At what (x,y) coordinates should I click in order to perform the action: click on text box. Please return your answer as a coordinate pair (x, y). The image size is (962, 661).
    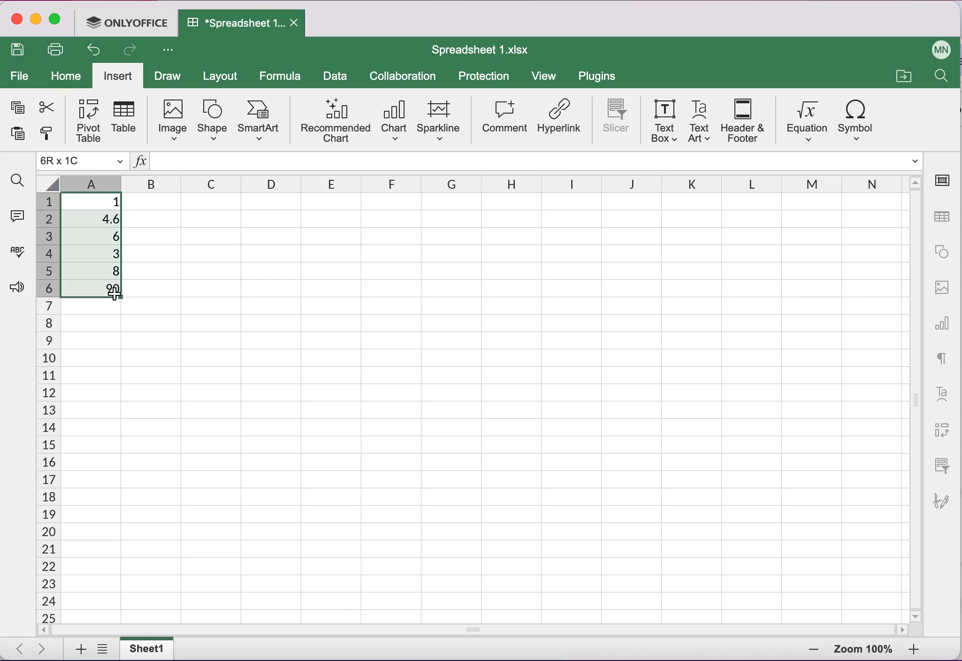
    Looking at the image, I should click on (662, 120).